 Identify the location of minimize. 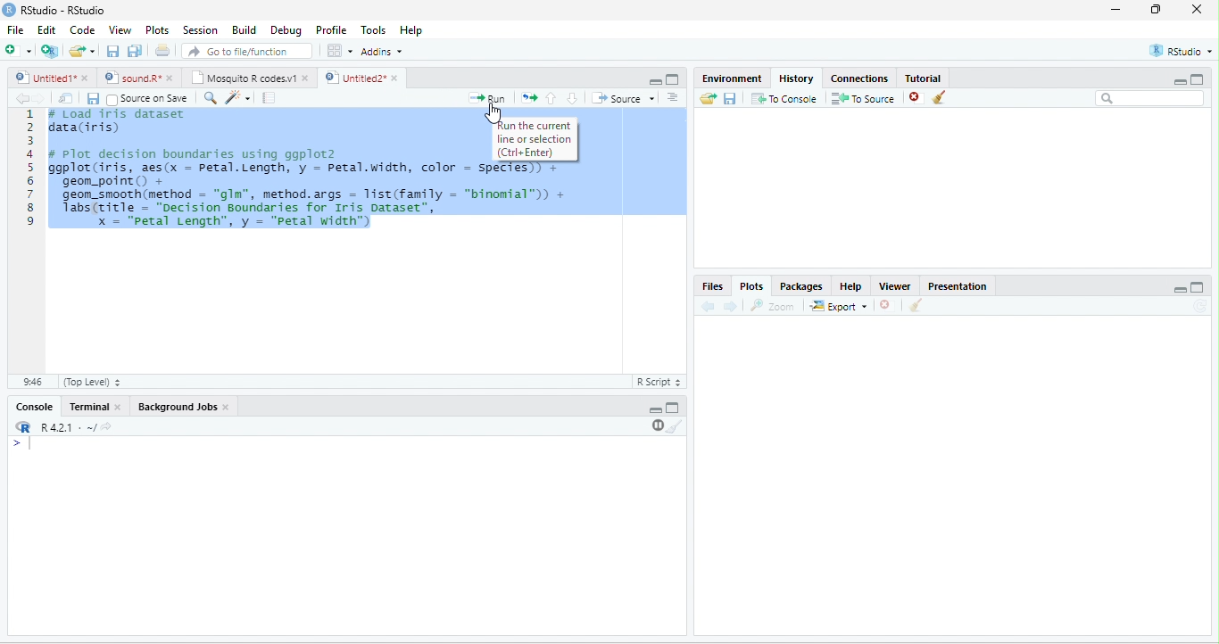
(656, 410).